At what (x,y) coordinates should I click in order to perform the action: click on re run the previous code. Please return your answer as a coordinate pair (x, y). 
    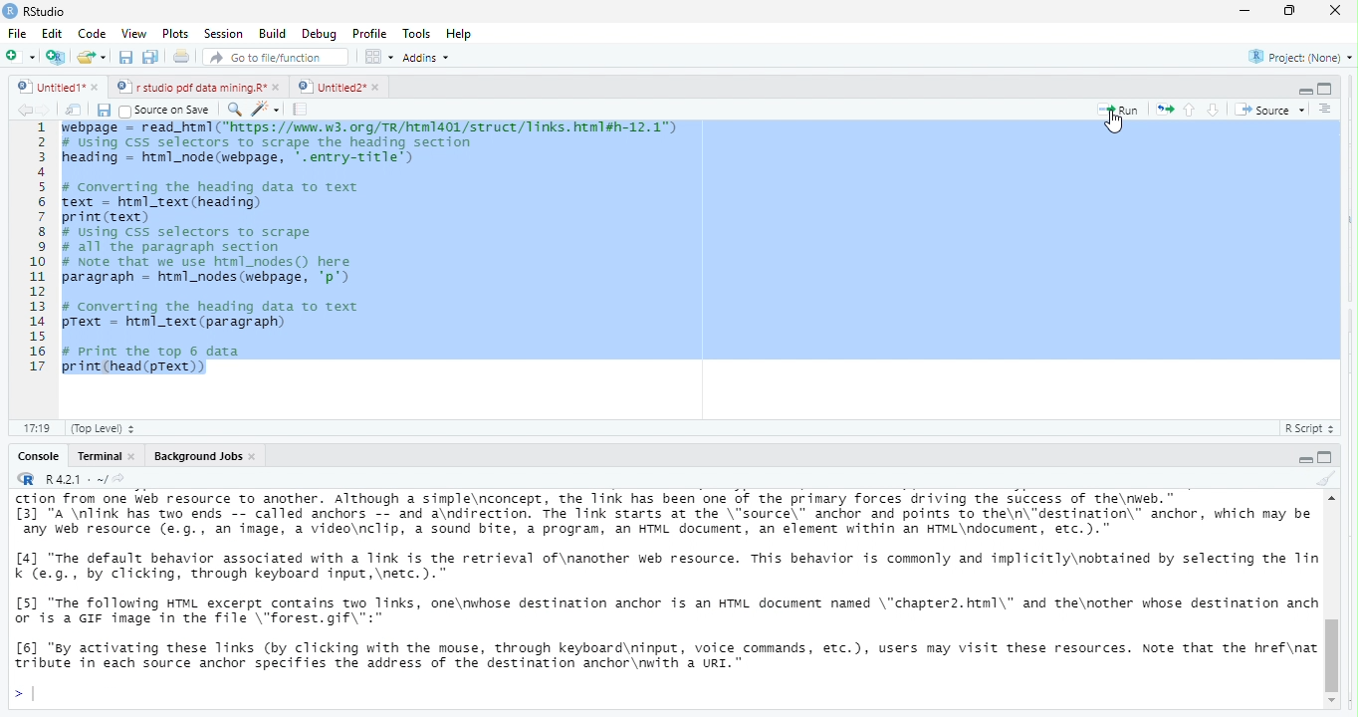
    Looking at the image, I should click on (1167, 110).